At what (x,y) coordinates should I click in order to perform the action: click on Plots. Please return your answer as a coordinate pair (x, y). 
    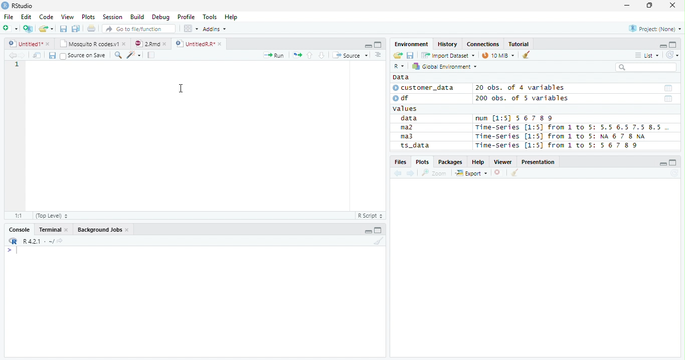
    Looking at the image, I should click on (422, 161).